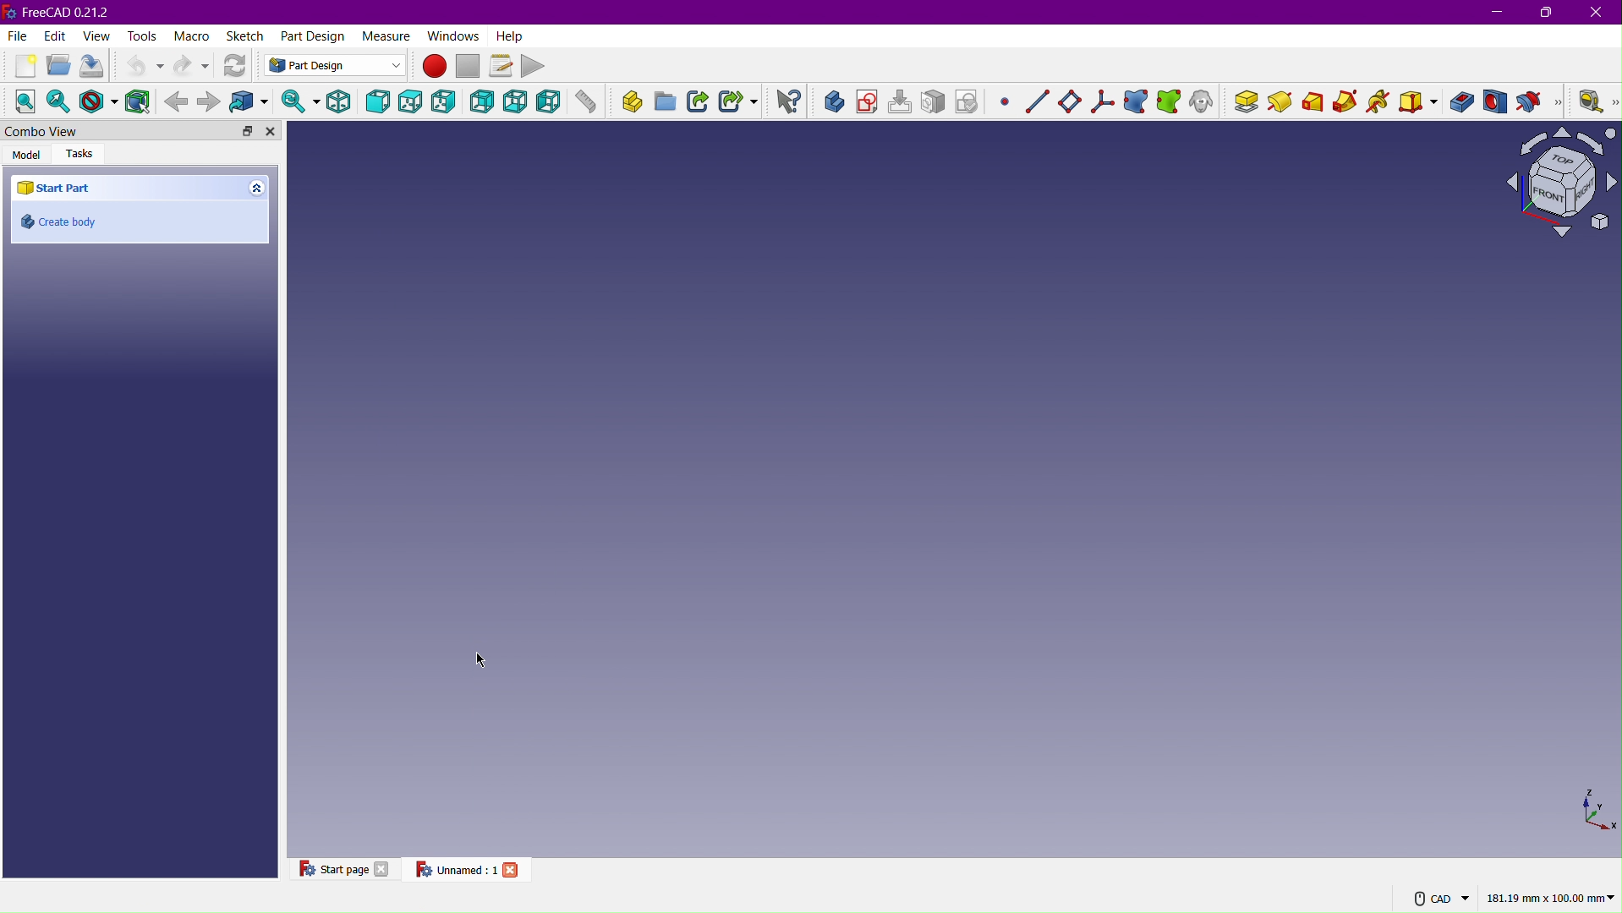 This screenshot has width=1622, height=913. I want to click on Close, so click(274, 133).